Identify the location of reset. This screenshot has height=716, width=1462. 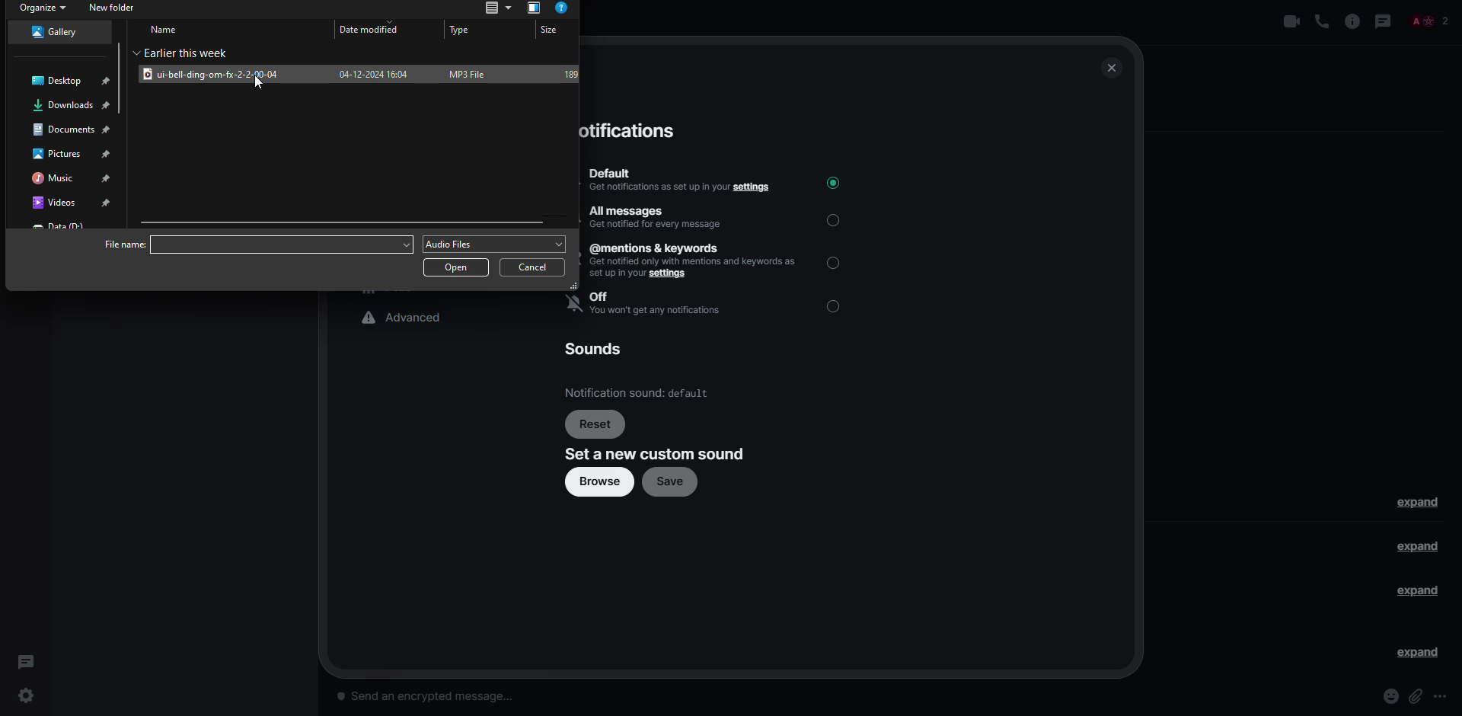
(595, 423).